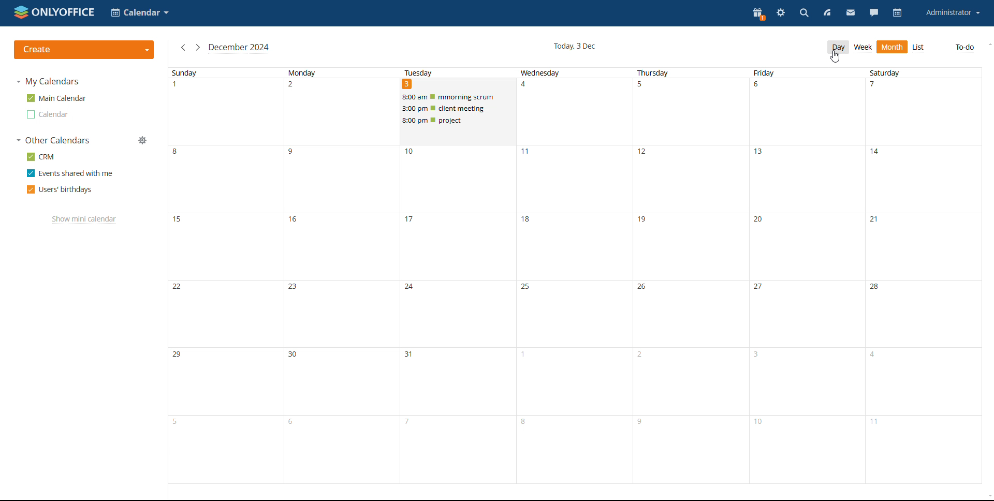 The width and height of the screenshot is (994, 501). I want to click on account, so click(953, 12).